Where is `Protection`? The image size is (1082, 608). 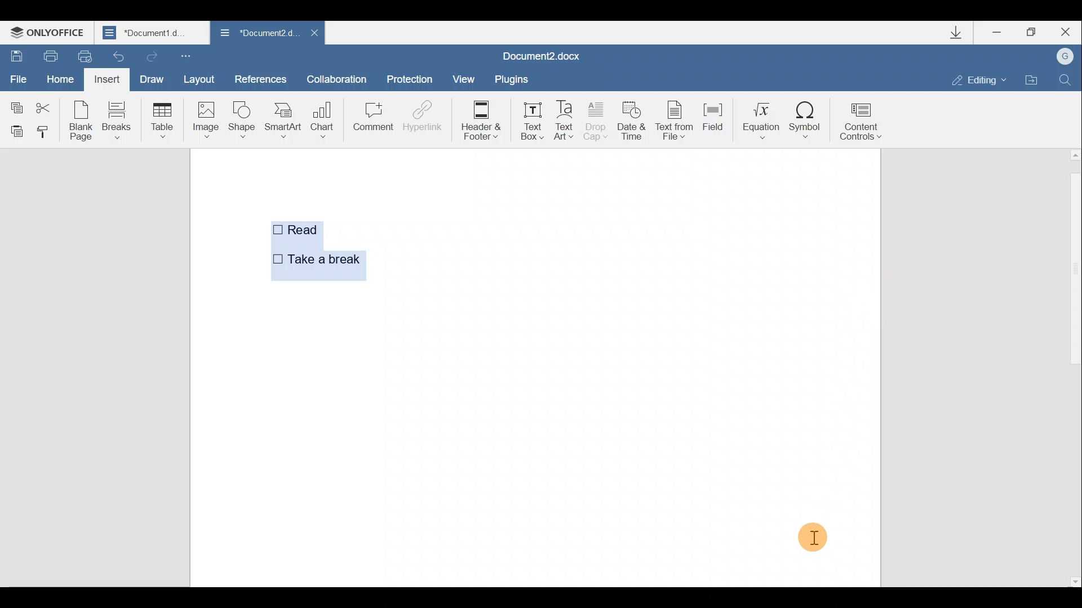
Protection is located at coordinates (412, 75).